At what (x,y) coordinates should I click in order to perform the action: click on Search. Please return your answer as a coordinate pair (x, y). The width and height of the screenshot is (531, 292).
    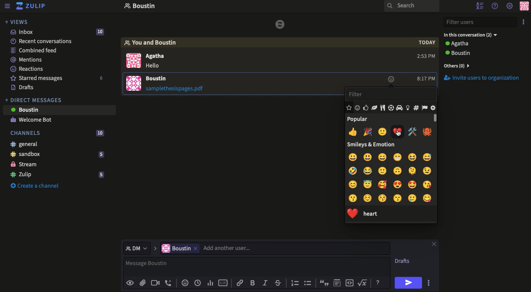
    Looking at the image, I should click on (412, 7).